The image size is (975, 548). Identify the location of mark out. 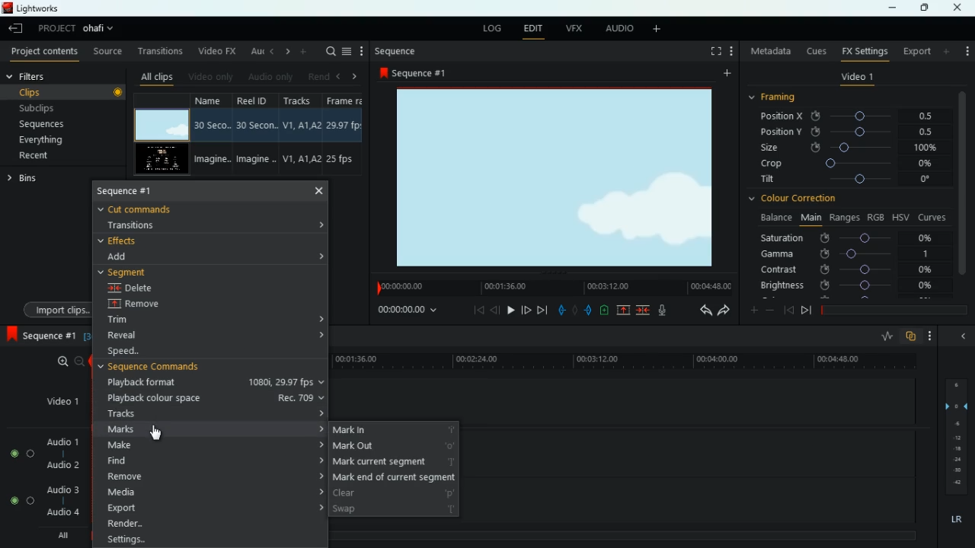
(395, 446).